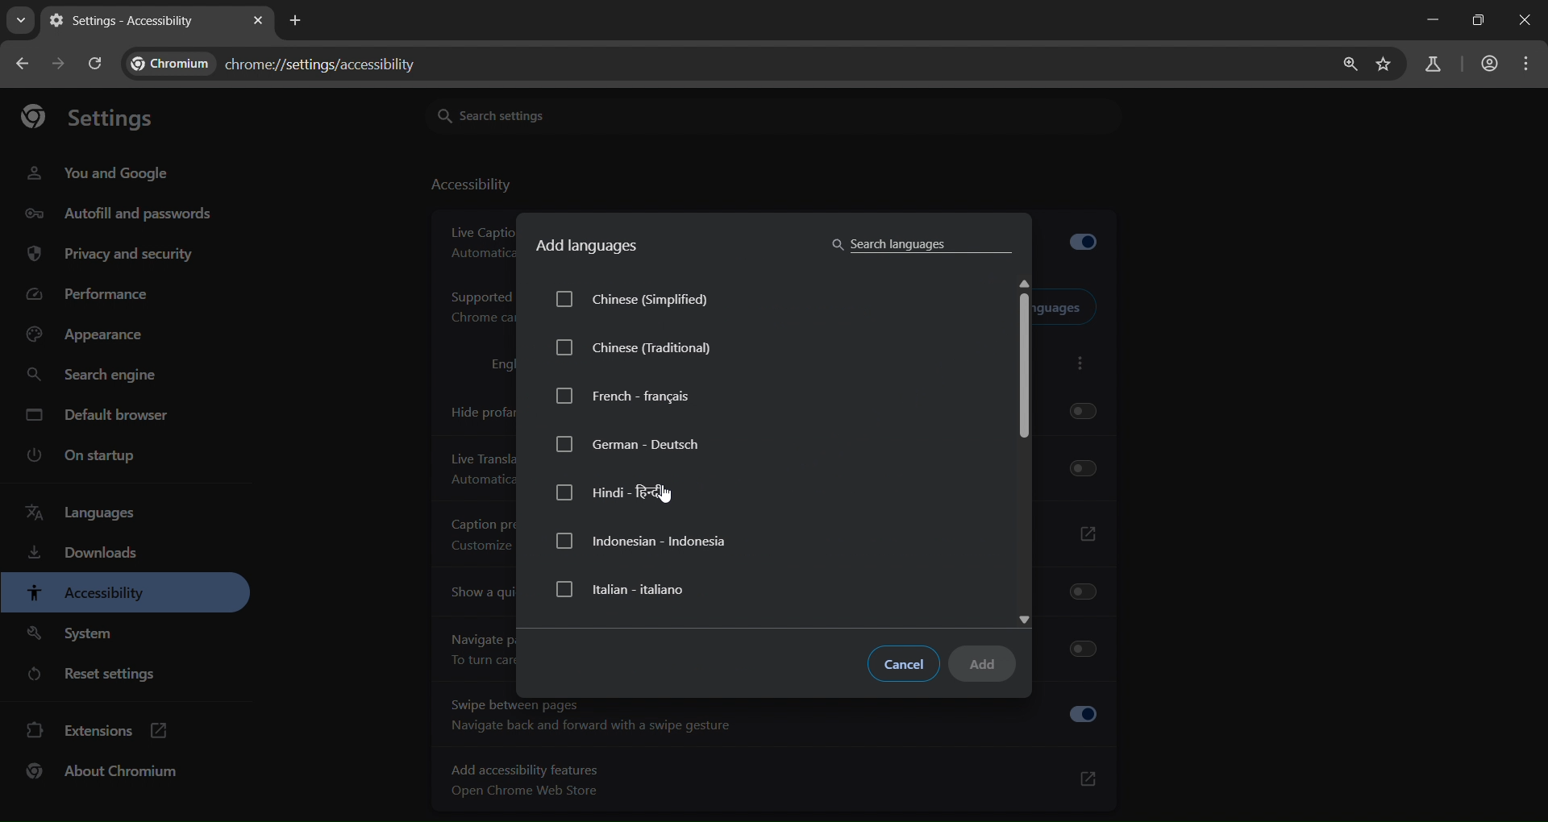 This screenshot has width=1548, height=822. Describe the element at coordinates (988, 666) in the screenshot. I see `add` at that location.